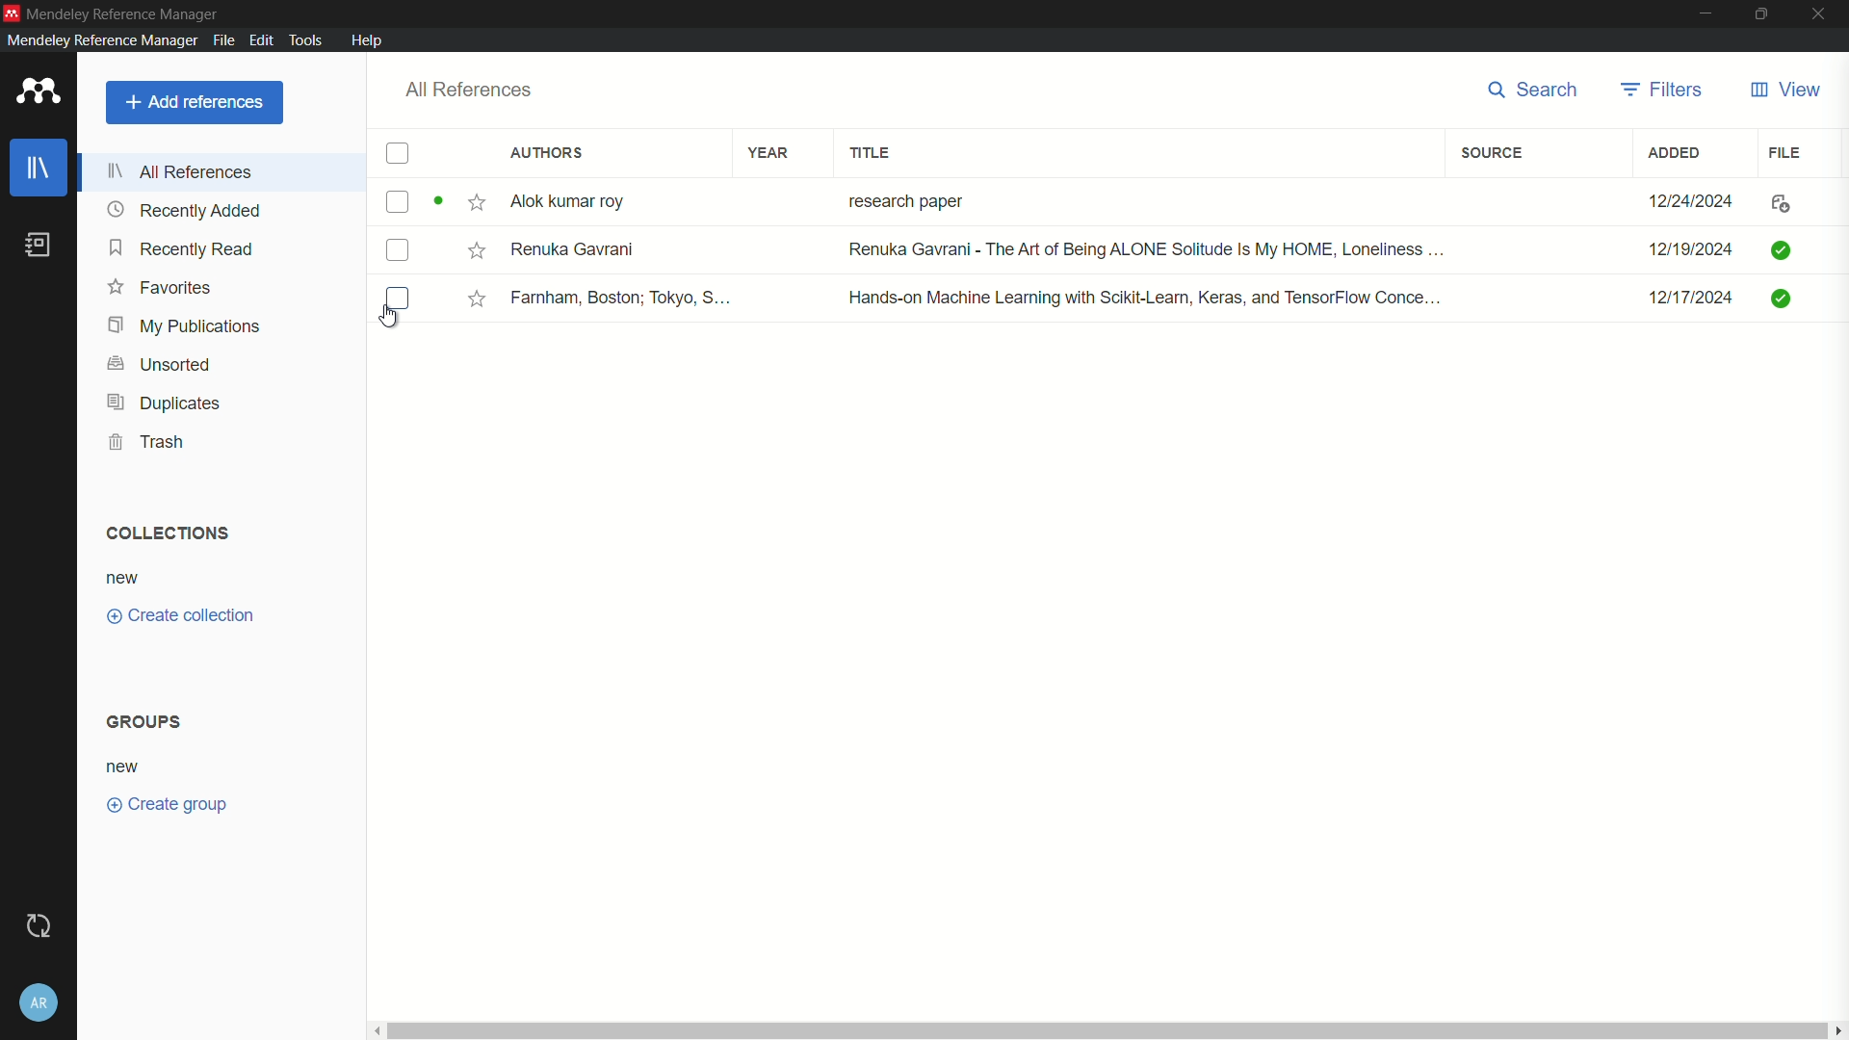  What do you see at coordinates (1143, 249) in the screenshot?
I see `Renuka Gavrani - The Art of Being ALONE Solitude is my HOME, Loneliness...` at bounding box center [1143, 249].